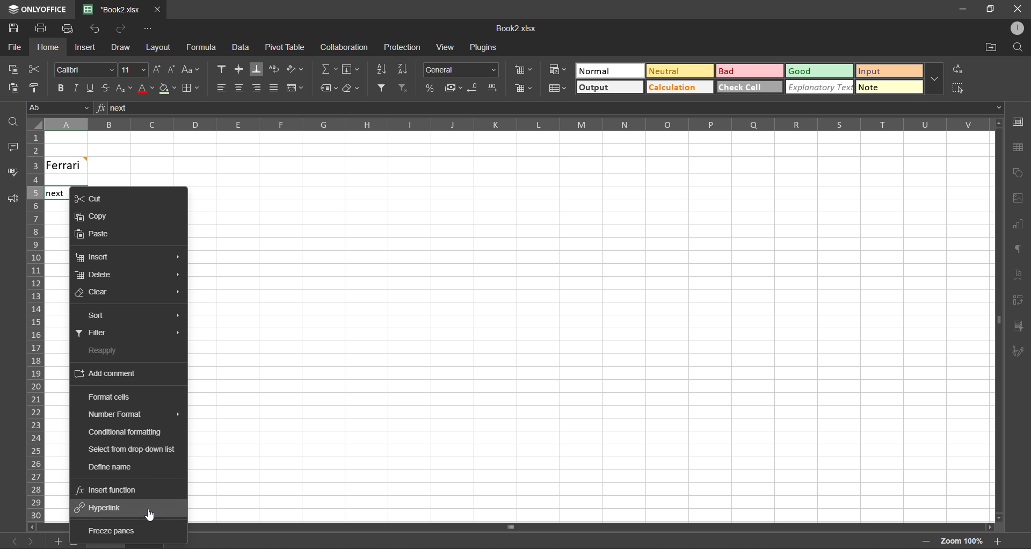  What do you see at coordinates (593, 528) in the screenshot?
I see `Vertical Scrollbar` at bounding box center [593, 528].